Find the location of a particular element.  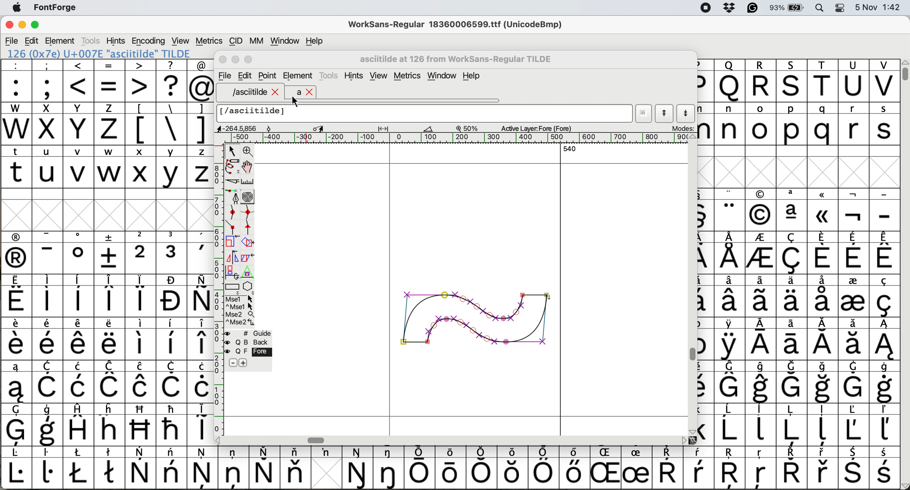

scroll button is located at coordinates (691, 431).